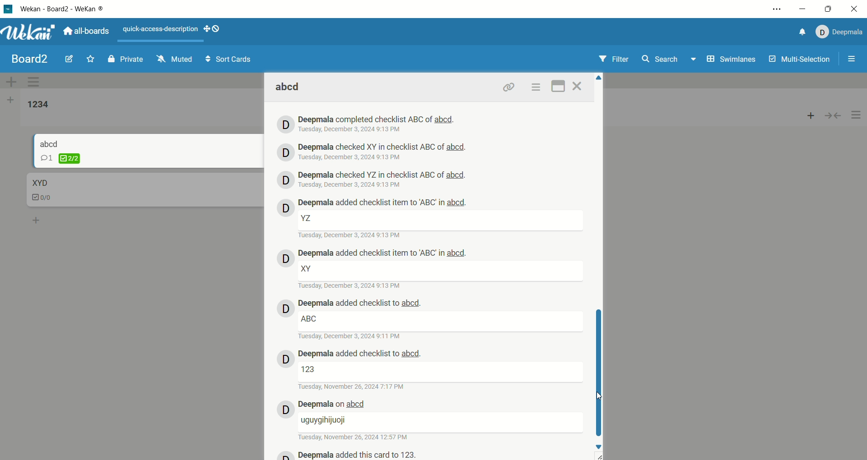 The height and width of the screenshot is (460, 867). I want to click on add, so click(811, 113).